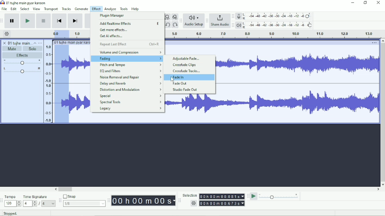 The image size is (385, 216). Describe the element at coordinates (13, 197) in the screenshot. I see `Tempo` at that location.